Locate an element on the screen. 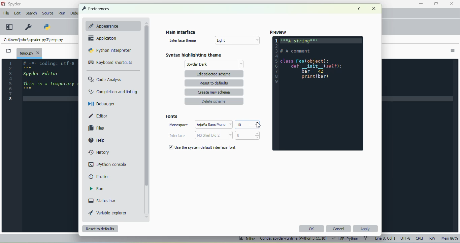 The image size is (460, 243). browse tabs is located at coordinates (8, 51).